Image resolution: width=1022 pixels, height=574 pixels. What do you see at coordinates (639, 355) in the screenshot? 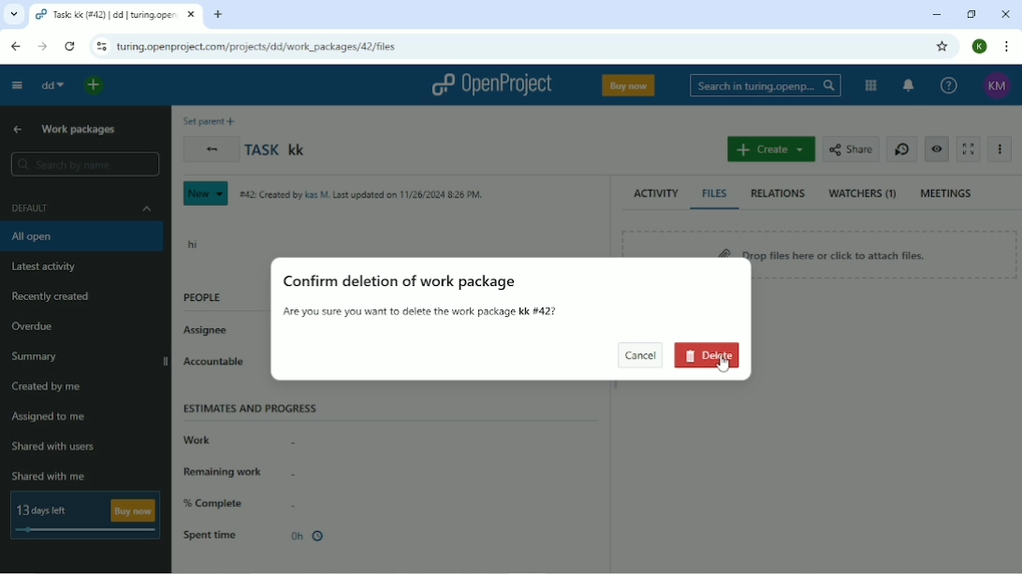
I see `Cancel` at bounding box center [639, 355].